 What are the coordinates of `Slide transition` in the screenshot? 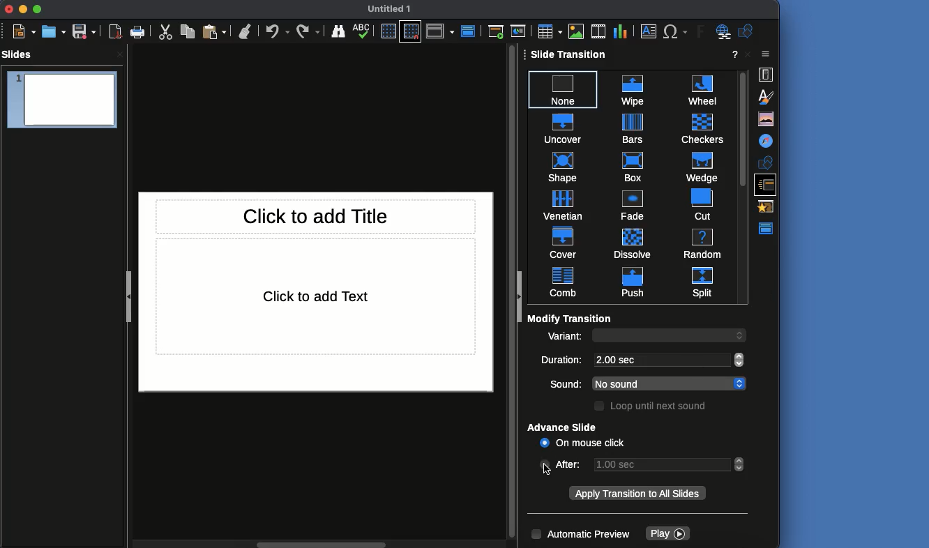 It's located at (570, 54).